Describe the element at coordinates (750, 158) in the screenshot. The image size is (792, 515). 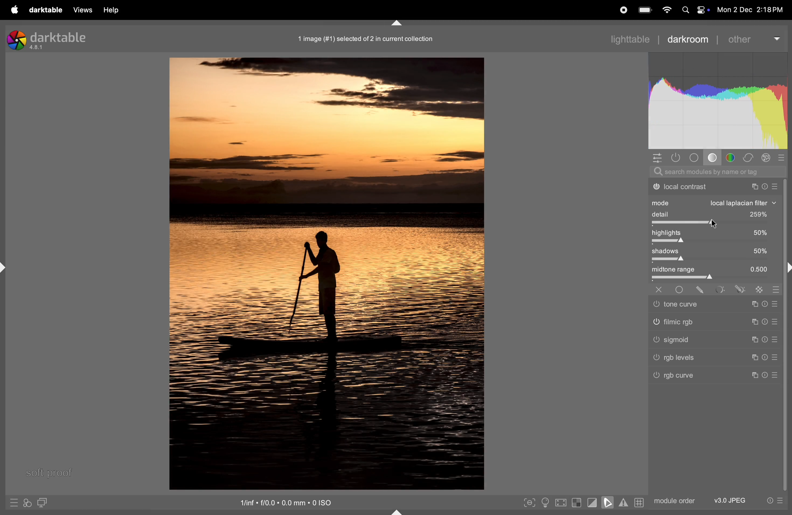
I see `correct` at that location.